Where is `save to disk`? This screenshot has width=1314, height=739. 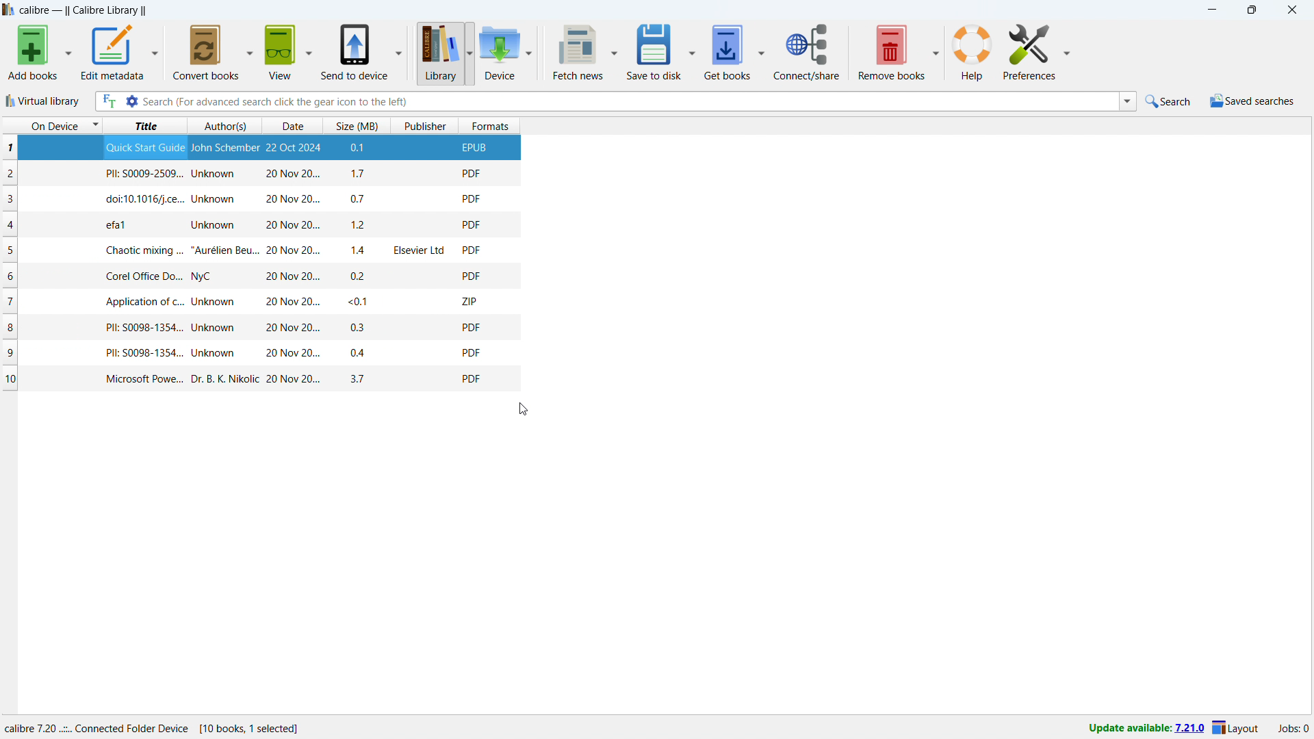 save to disk is located at coordinates (655, 51).